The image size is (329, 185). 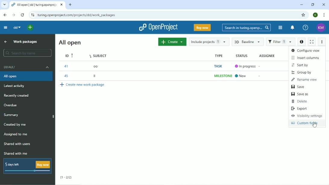 I want to click on Search by name, so click(x=28, y=53).